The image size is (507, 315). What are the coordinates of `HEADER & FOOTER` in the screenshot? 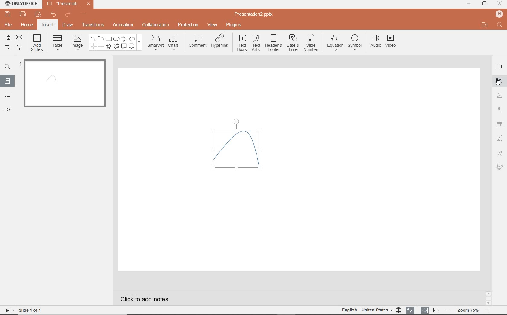 It's located at (273, 43).